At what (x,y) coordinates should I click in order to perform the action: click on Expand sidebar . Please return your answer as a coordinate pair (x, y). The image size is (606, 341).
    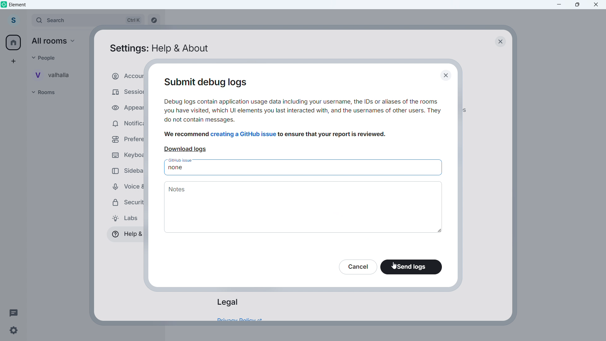
    Looking at the image, I should click on (27, 21).